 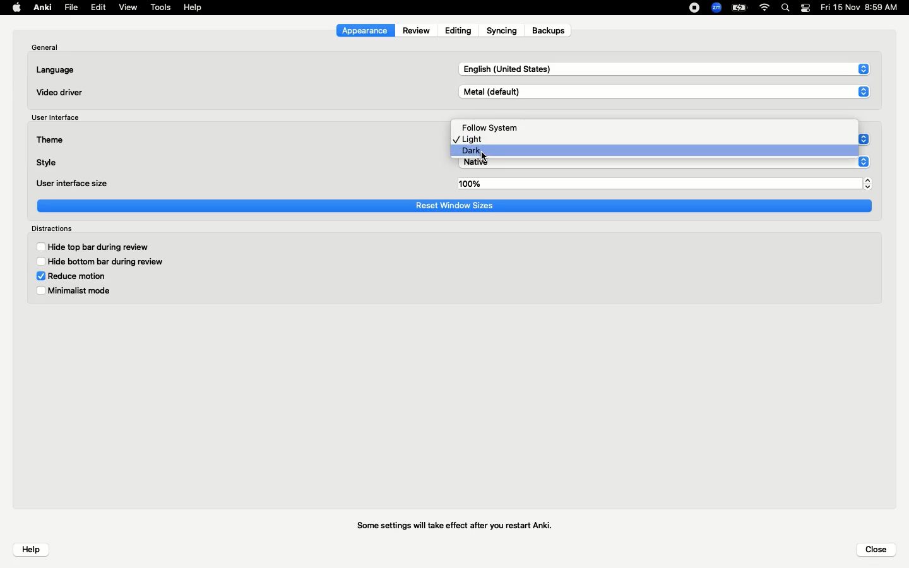 What do you see at coordinates (785, 9) in the screenshot?
I see `Search` at bounding box center [785, 9].